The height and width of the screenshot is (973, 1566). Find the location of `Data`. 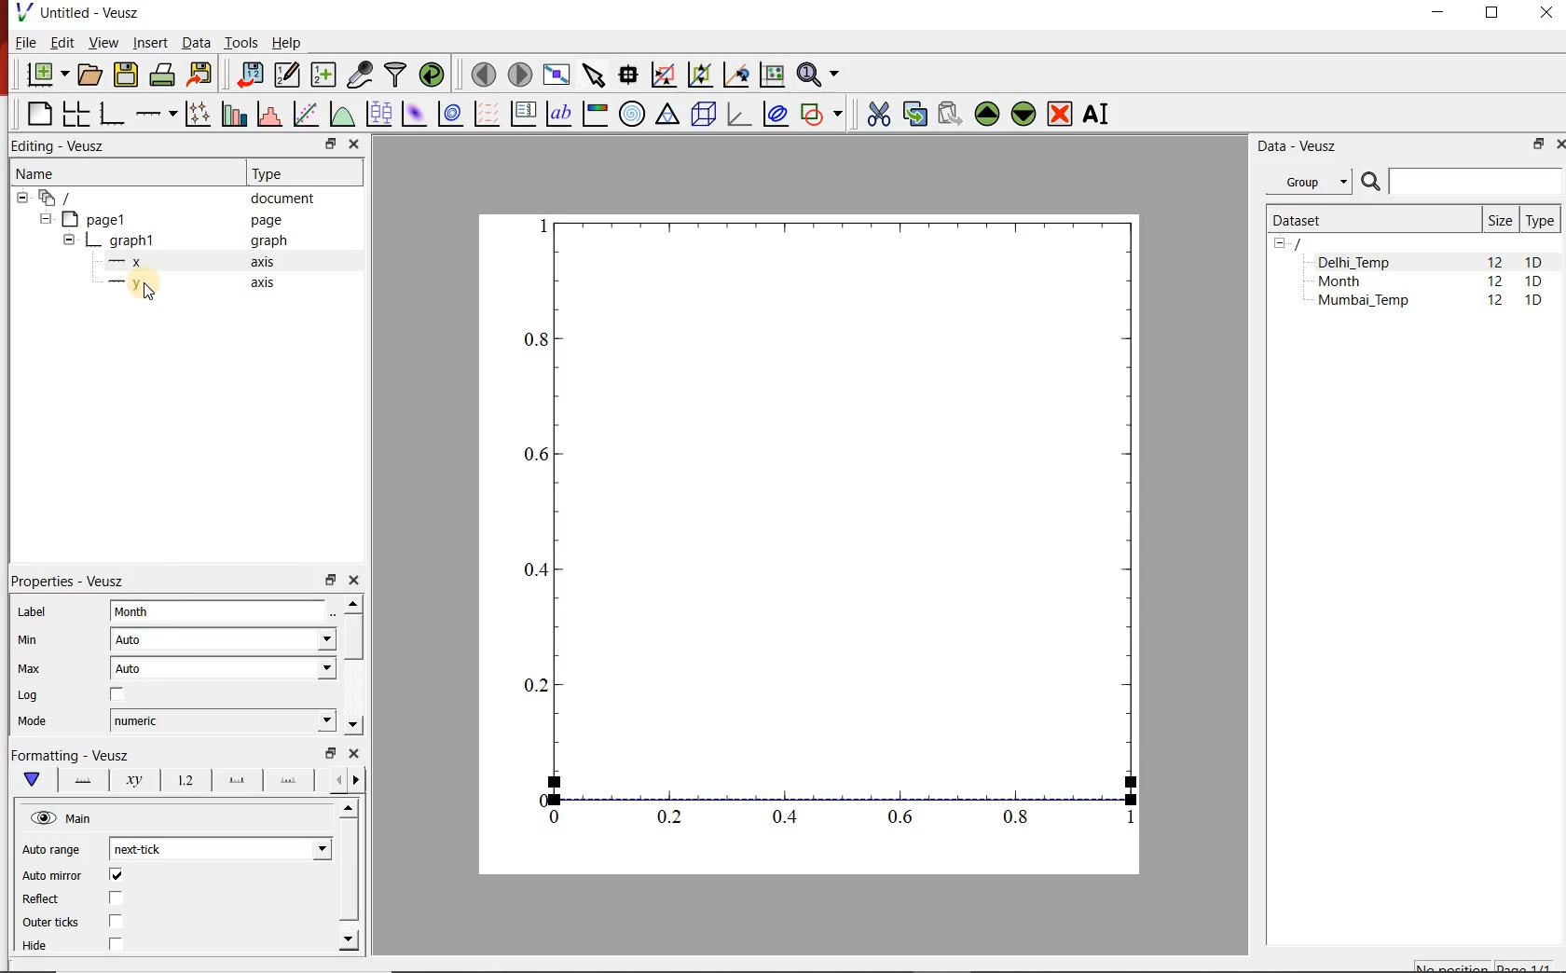

Data is located at coordinates (195, 42).